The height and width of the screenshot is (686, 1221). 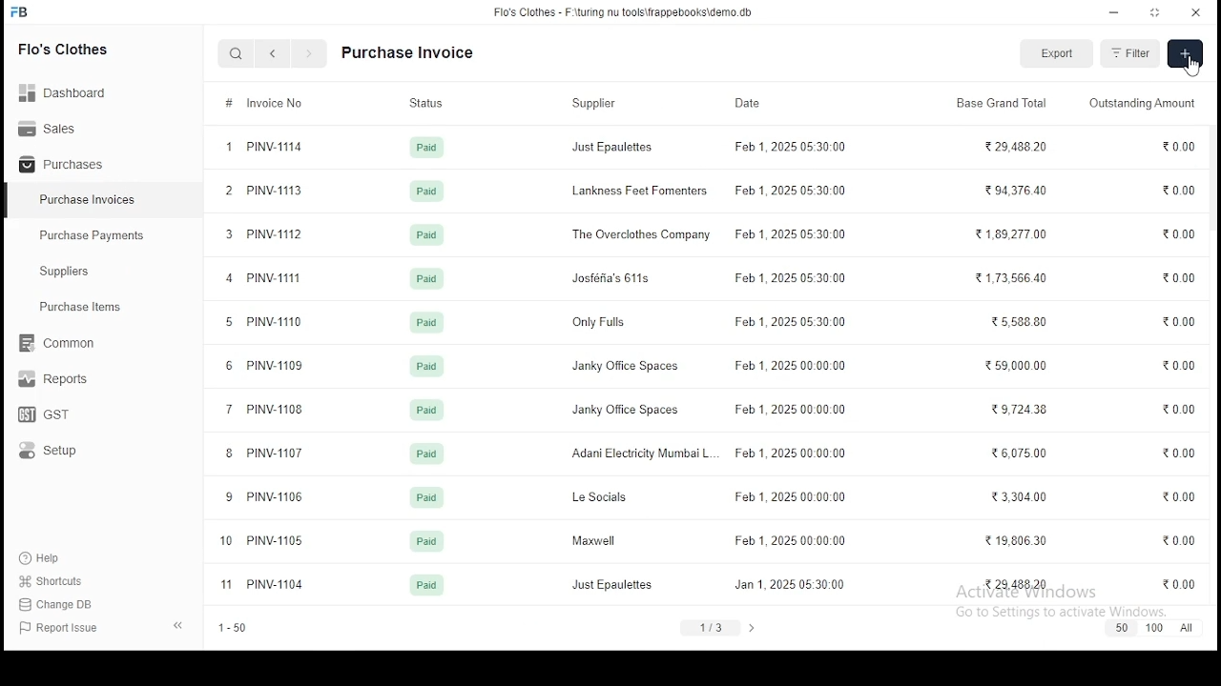 I want to click on 0.00, so click(x=1176, y=278).